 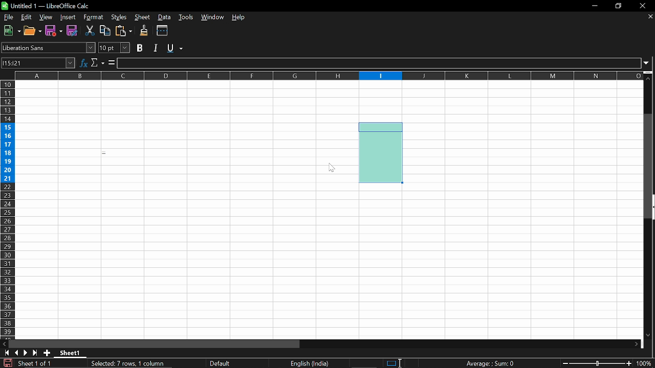 What do you see at coordinates (599, 364) in the screenshot?
I see `Change zoom` at bounding box center [599, 364].